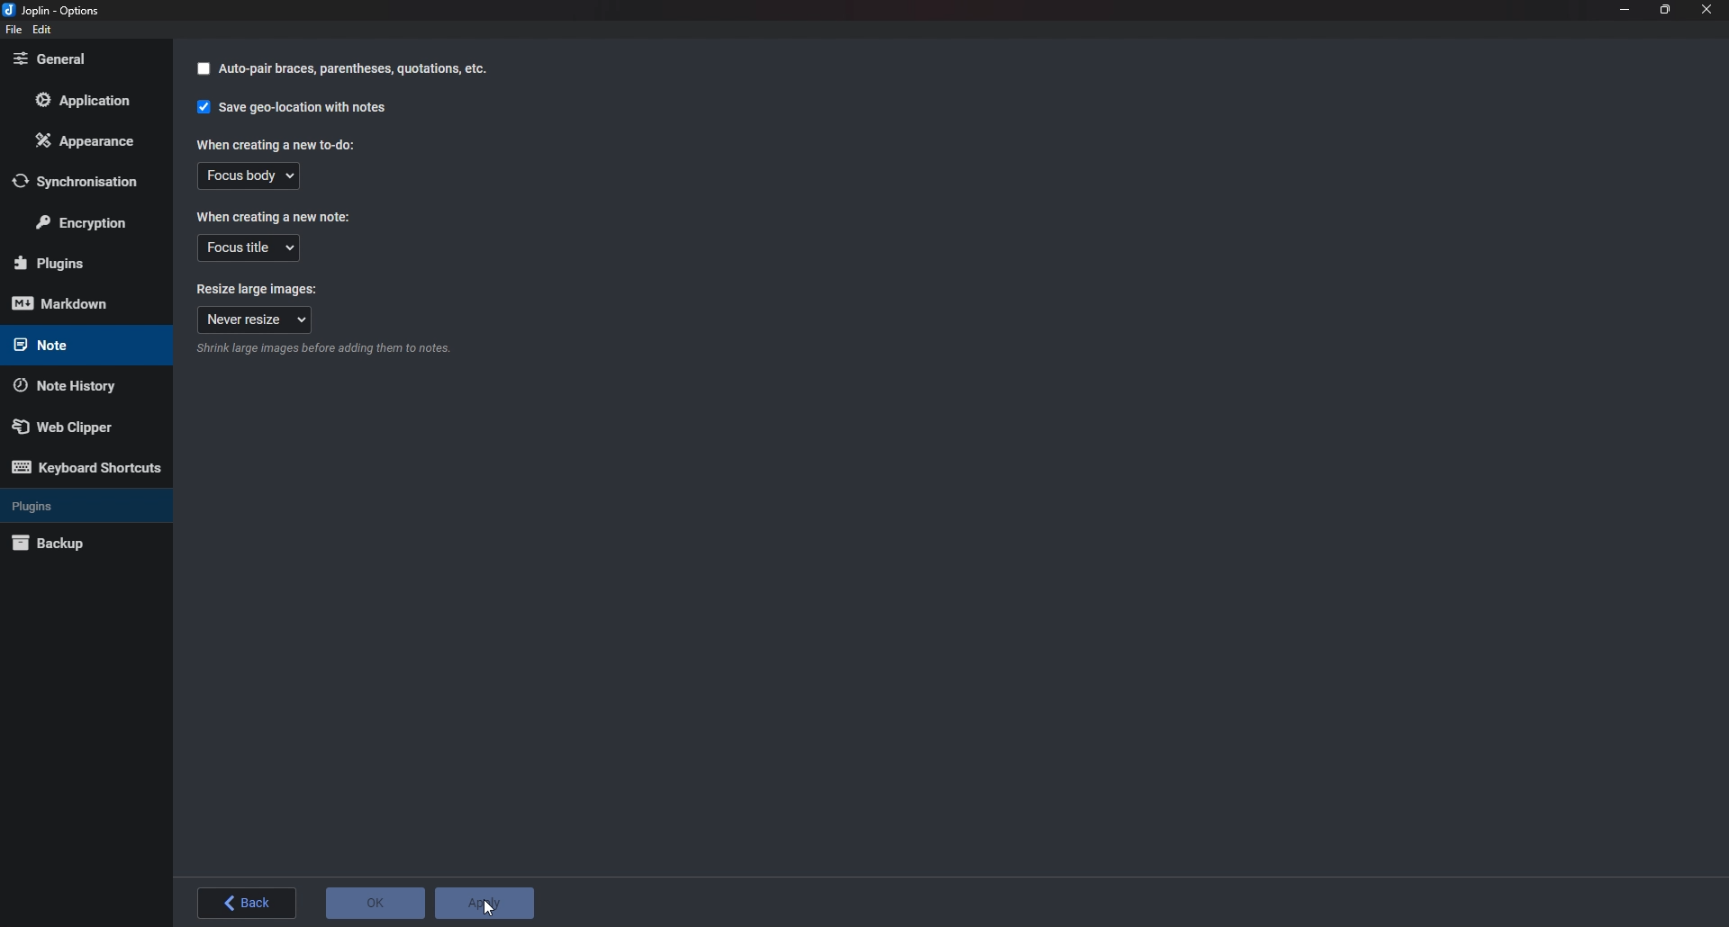 The height and width of the screenshot is (927, 1729). What do you see at coordinates (88, 465) in the screenshot?
I see `Keyboard shortcuts` at bounding box center [88, 465].